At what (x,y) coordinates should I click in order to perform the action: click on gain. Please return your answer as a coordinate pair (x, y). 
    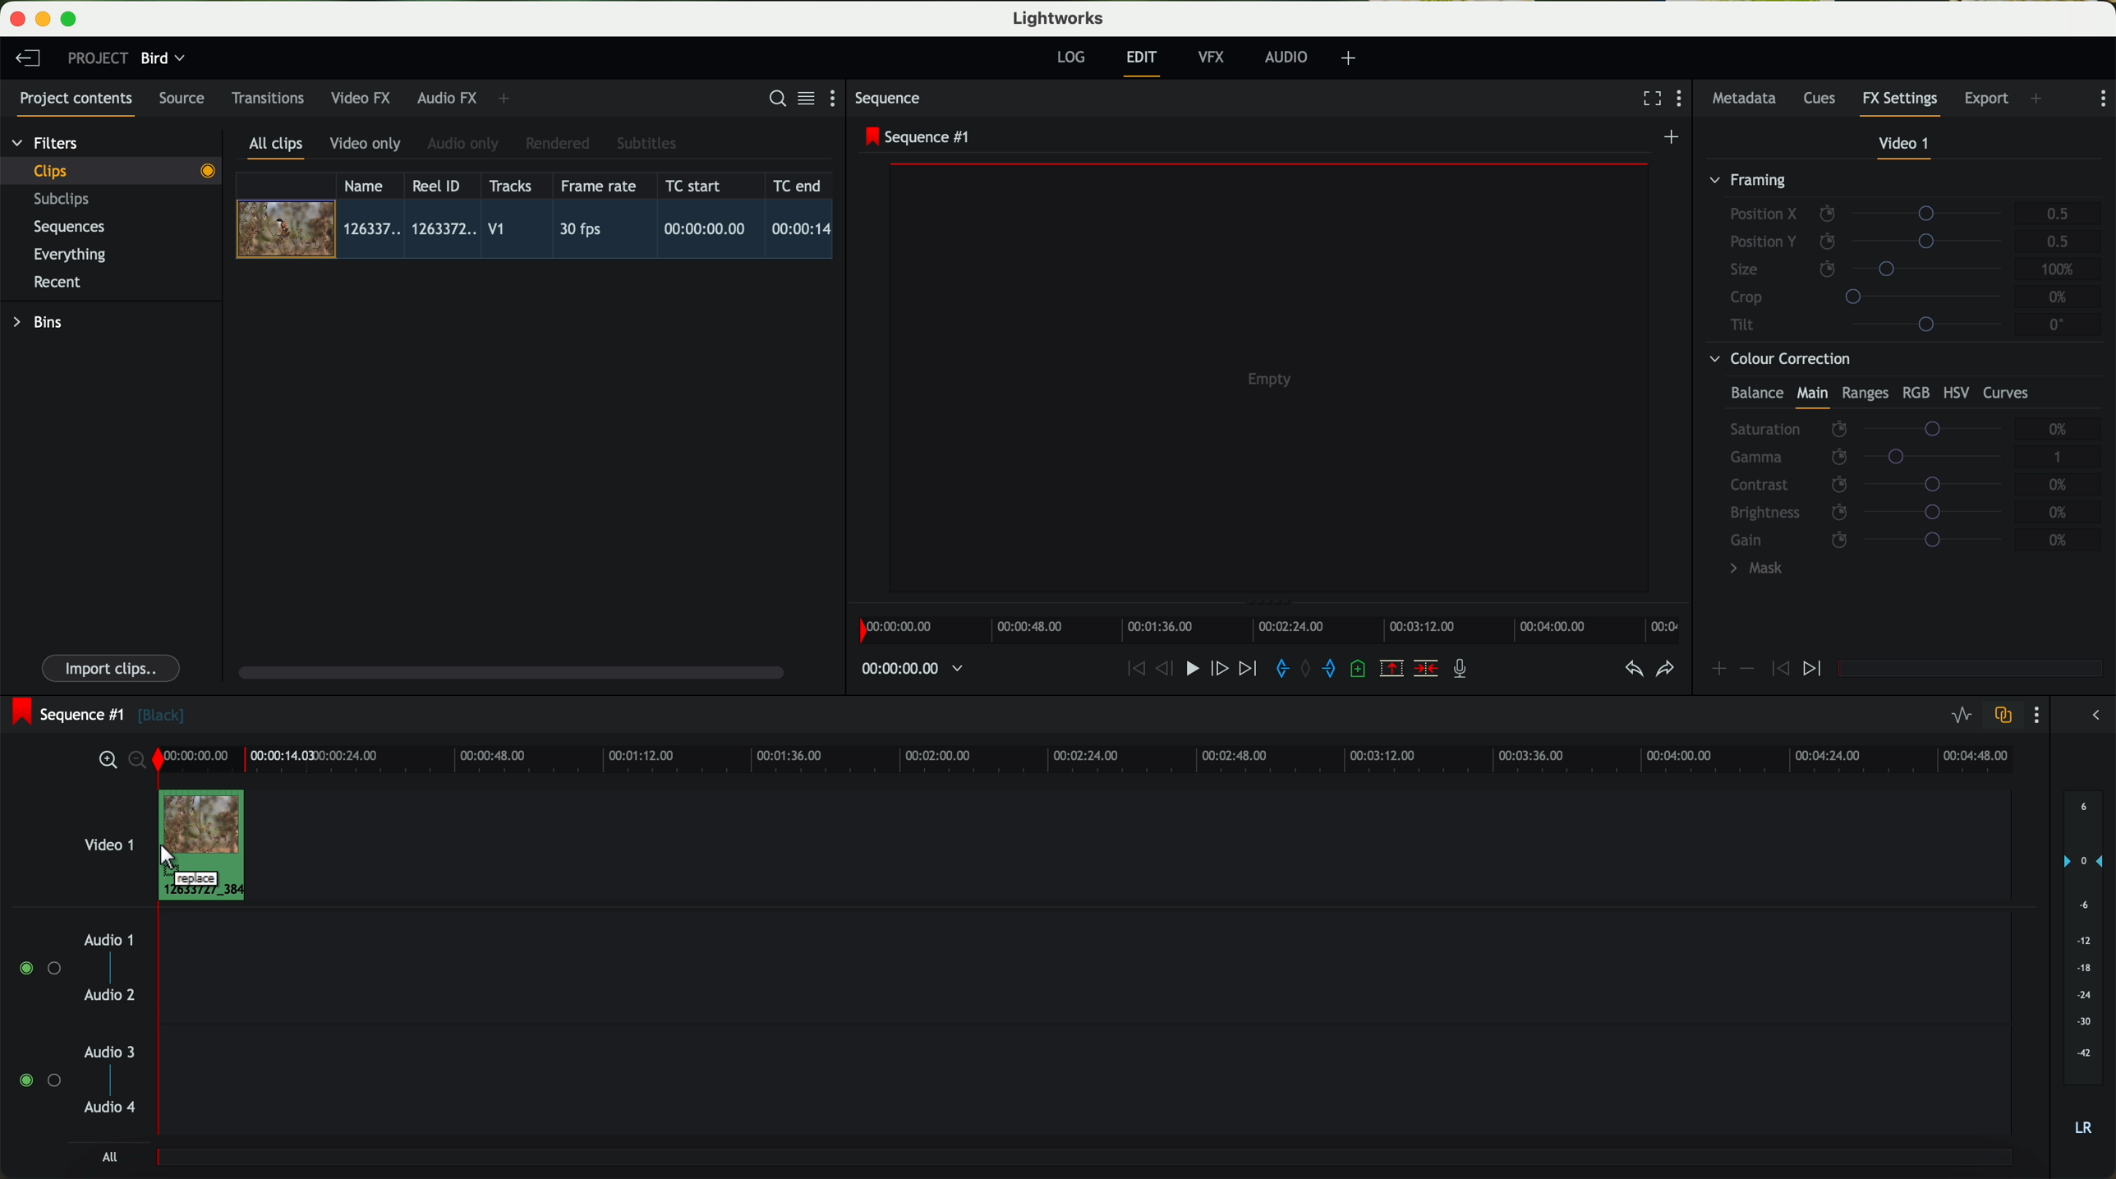
    Looking at the image, I should click on (1876, 539).